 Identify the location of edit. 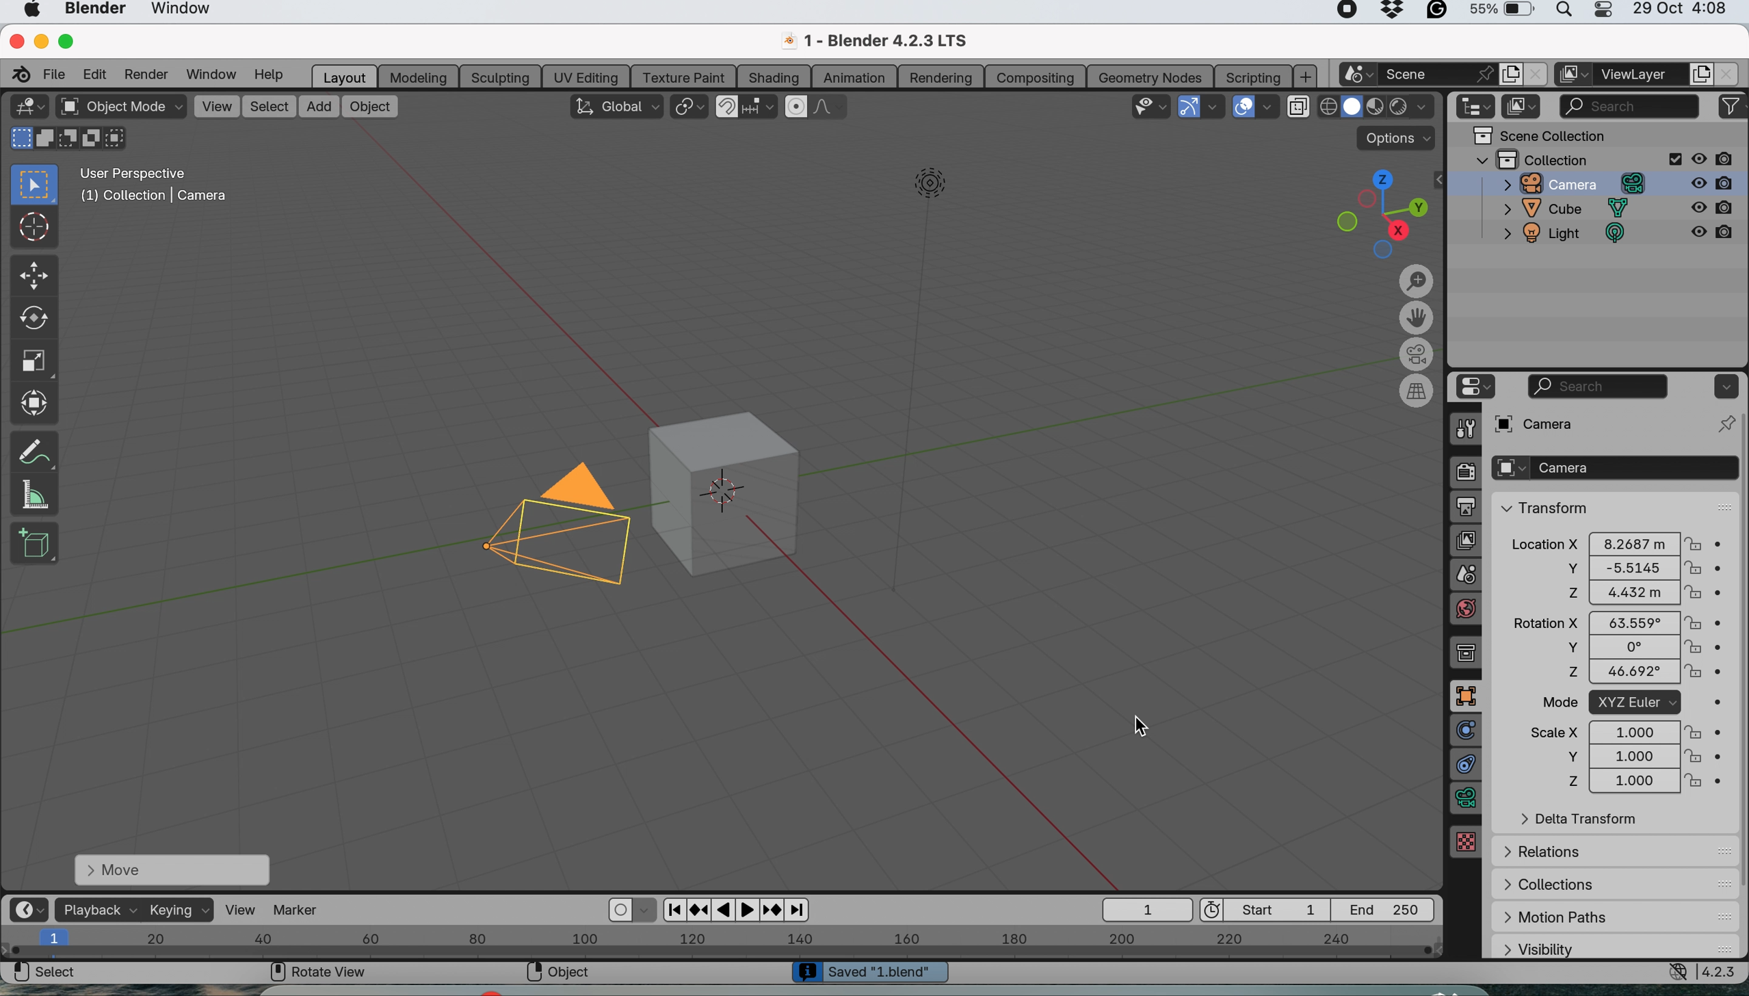
(95, 73).